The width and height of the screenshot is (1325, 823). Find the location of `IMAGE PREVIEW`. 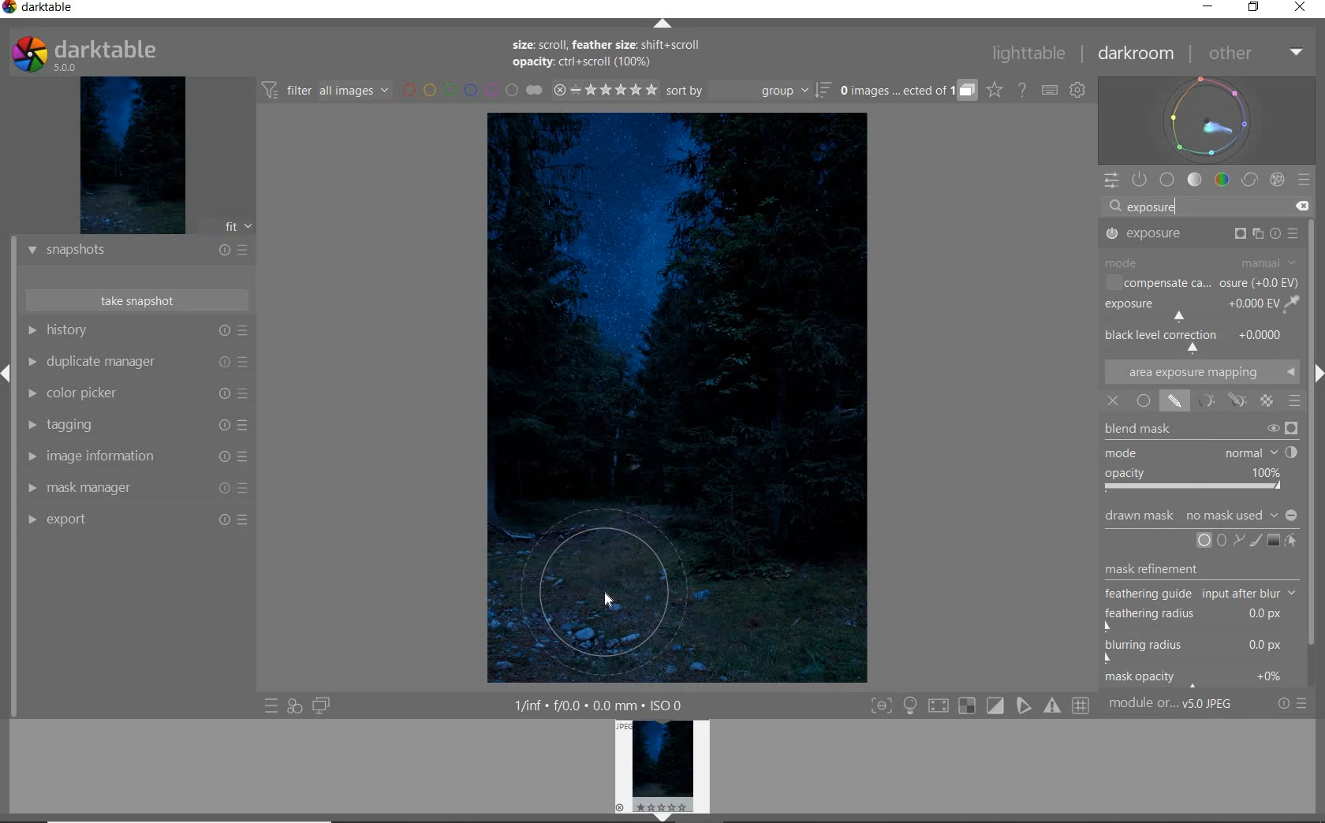

IMAGE PREVIEW is located at coordinates (662, 770).